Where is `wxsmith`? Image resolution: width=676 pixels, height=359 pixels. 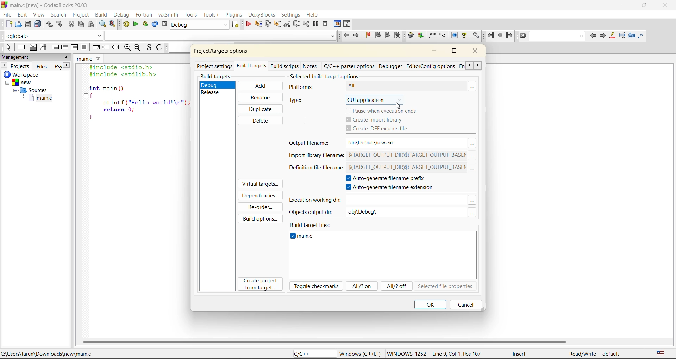
wxsmith is located at coordinates (167, 15).